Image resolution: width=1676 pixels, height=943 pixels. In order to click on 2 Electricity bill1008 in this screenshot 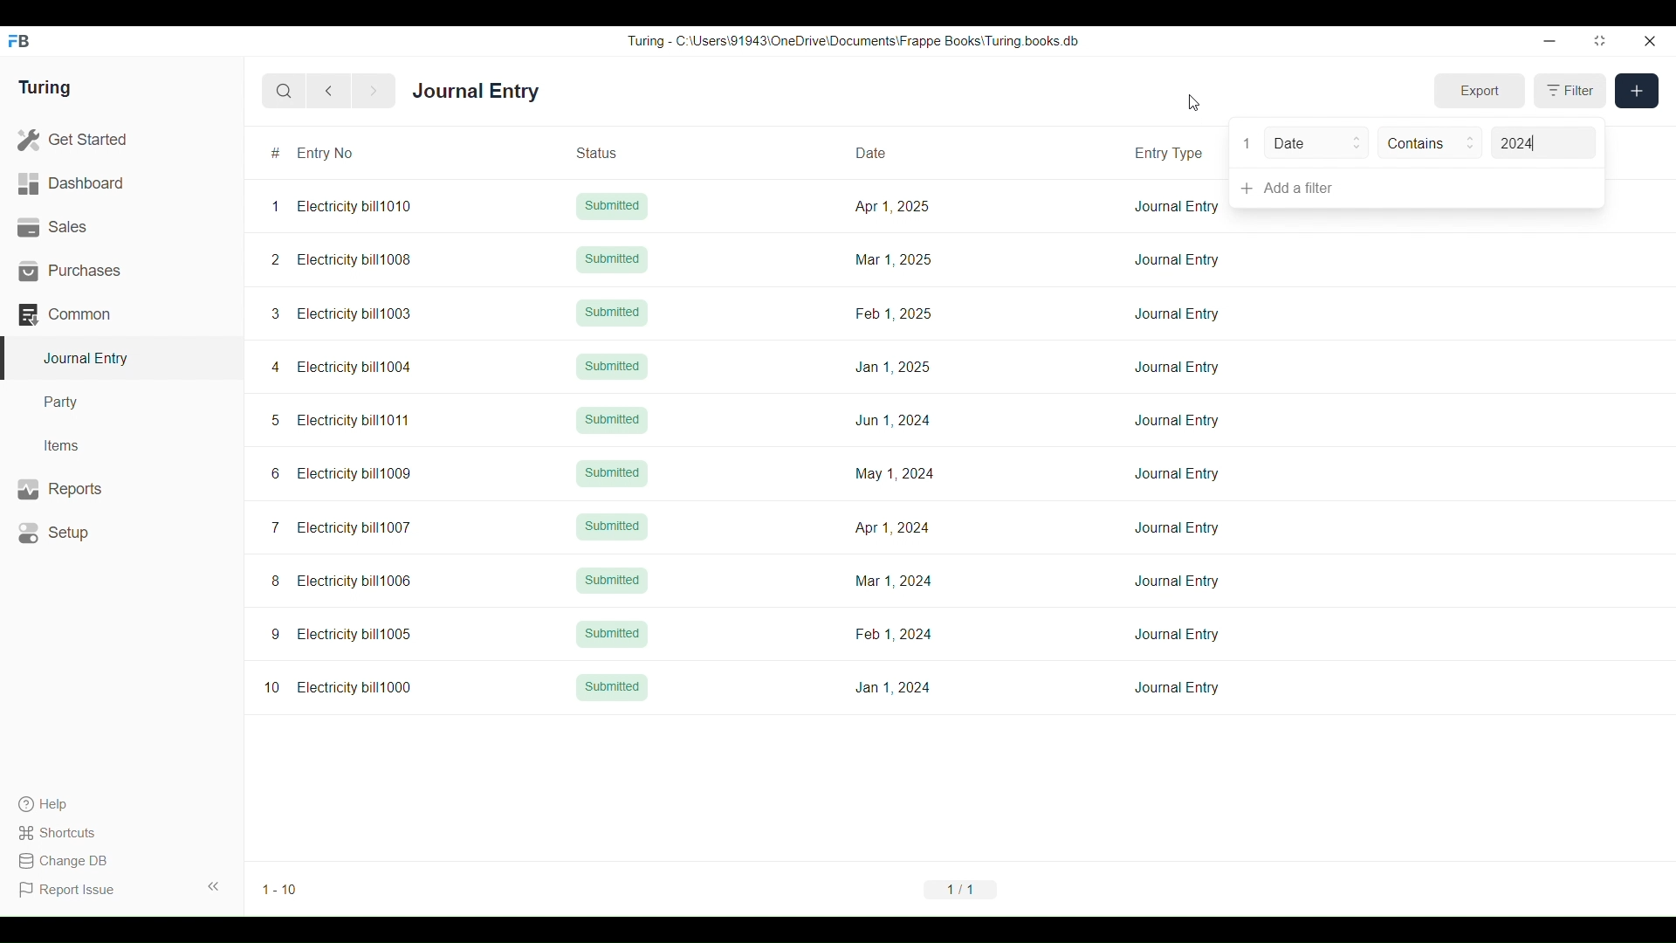, I will do `click(341, 259)`.